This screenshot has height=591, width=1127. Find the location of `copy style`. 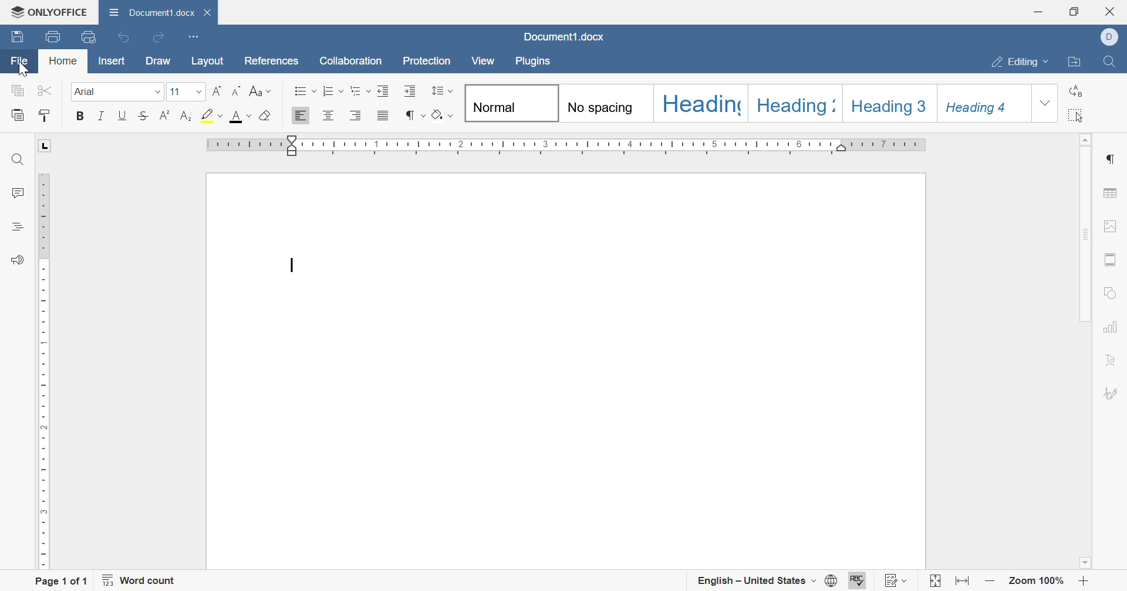

copy style is located at coordinates (46, 117).